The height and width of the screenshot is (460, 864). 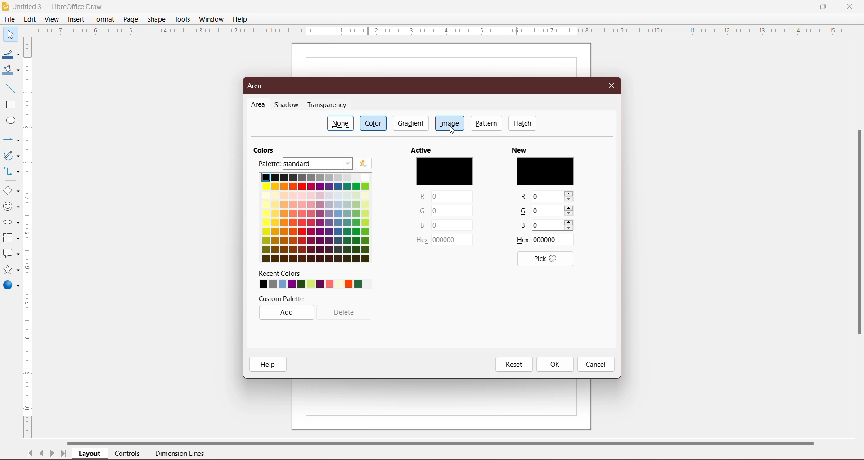 What do you see at coordinates (11, 207) in the screenshot?
I see `Symbol Shapes` at bounding box center [11, 207].